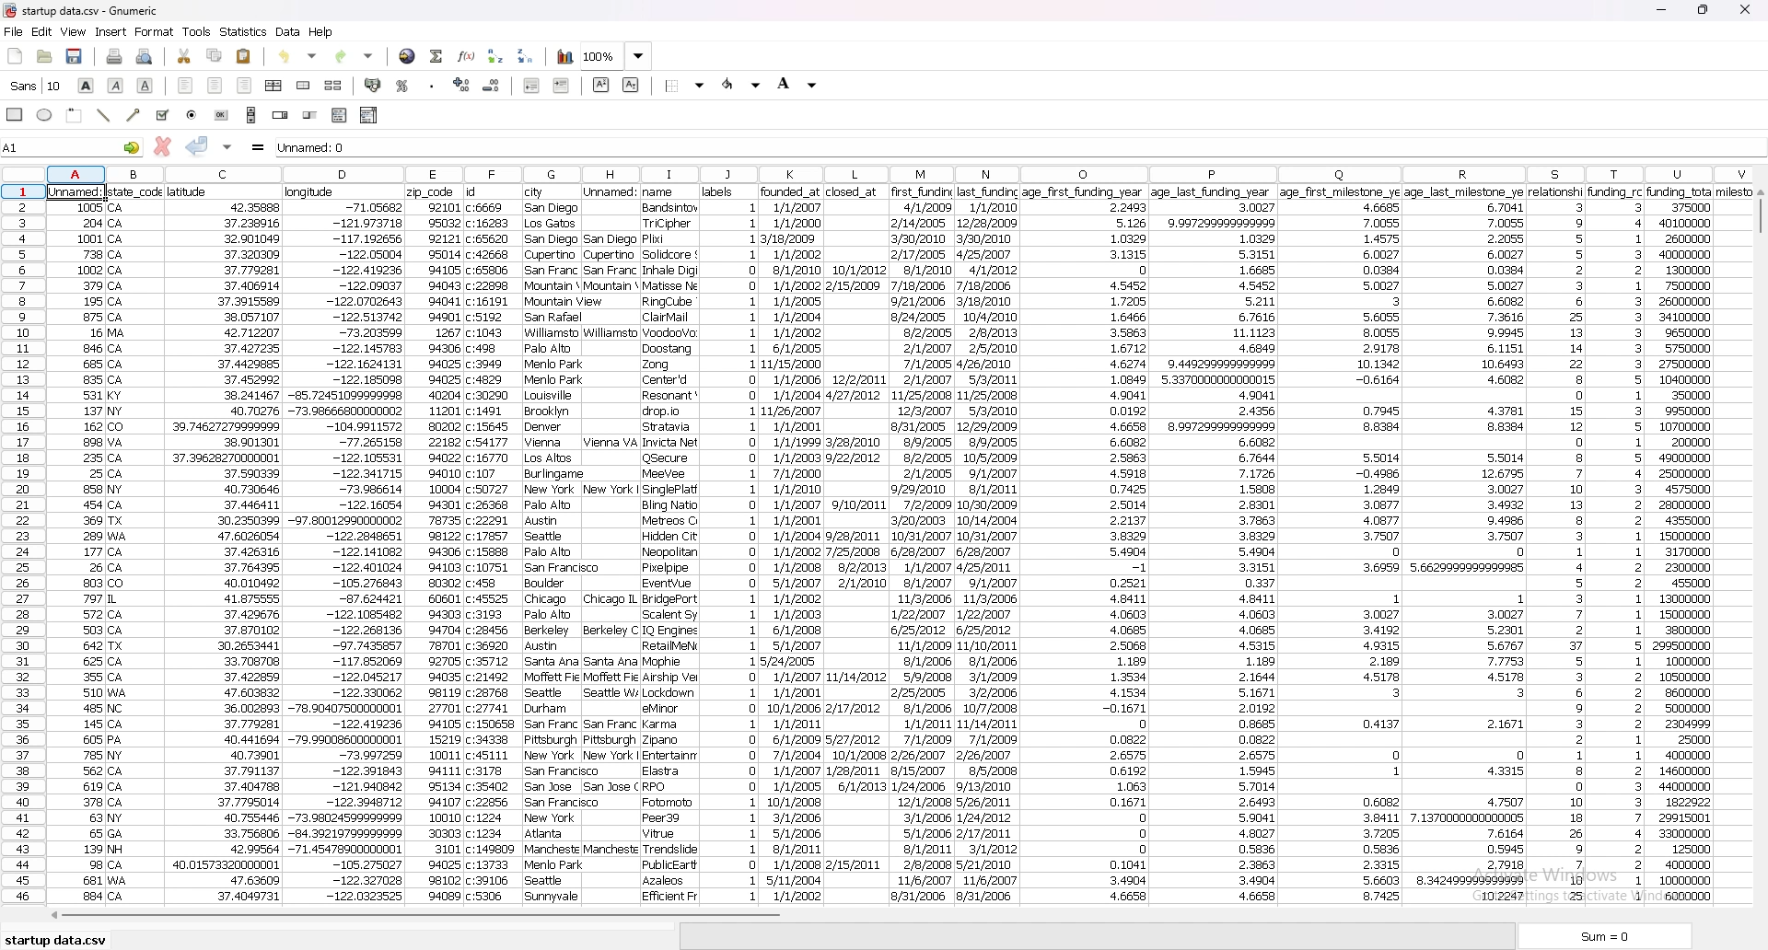 The width and height of the screenshot is (1768, 950). What do you see at coordinates (323, 31) in the screenshot?
I see `help` at bounding box center [323, 31].